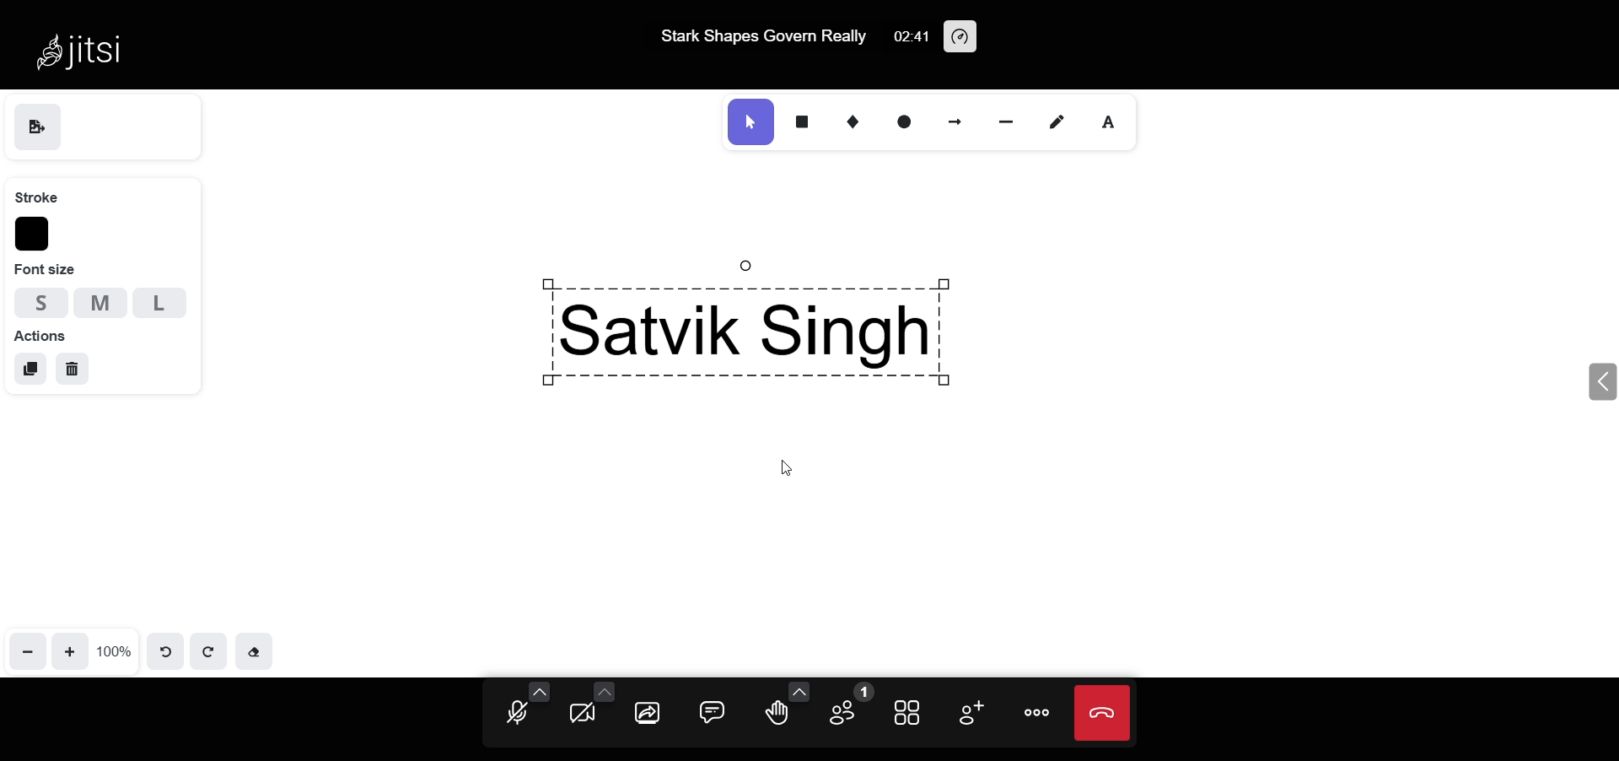  What do you see at coordinates (35, 235) in the screenshot?
I see `stroke color` at bounding box center [35, 235].